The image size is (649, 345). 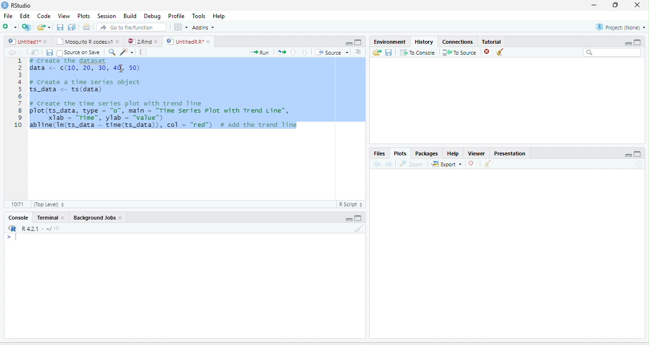 I want to click on To Source, so click(x=459, y=52).